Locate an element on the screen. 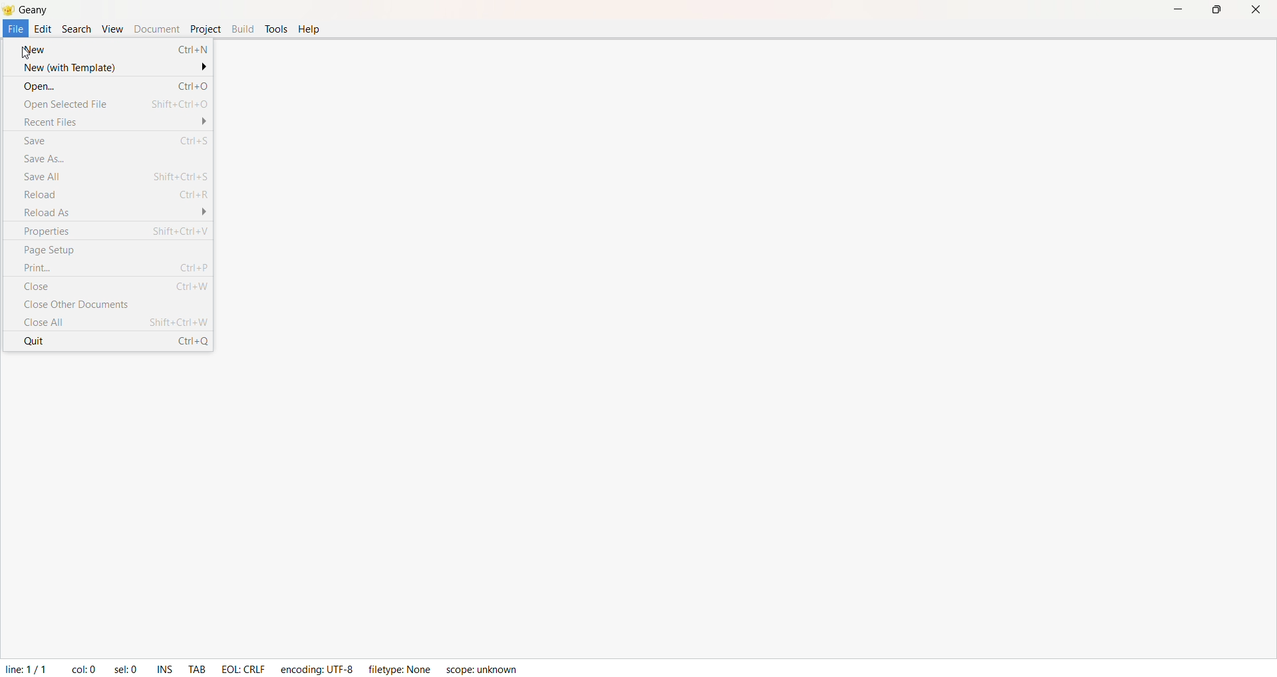  Build is located at coordinates (242, 28).